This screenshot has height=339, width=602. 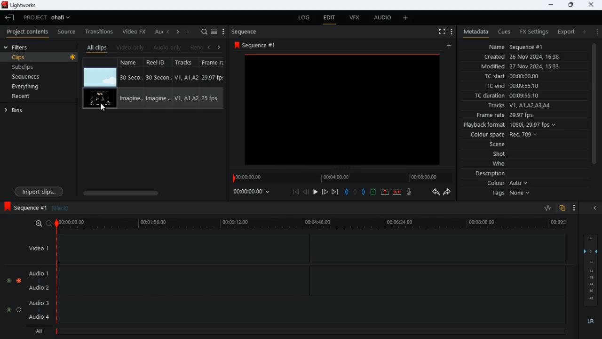 I want to click on colour space, so click(x=507, y=134).